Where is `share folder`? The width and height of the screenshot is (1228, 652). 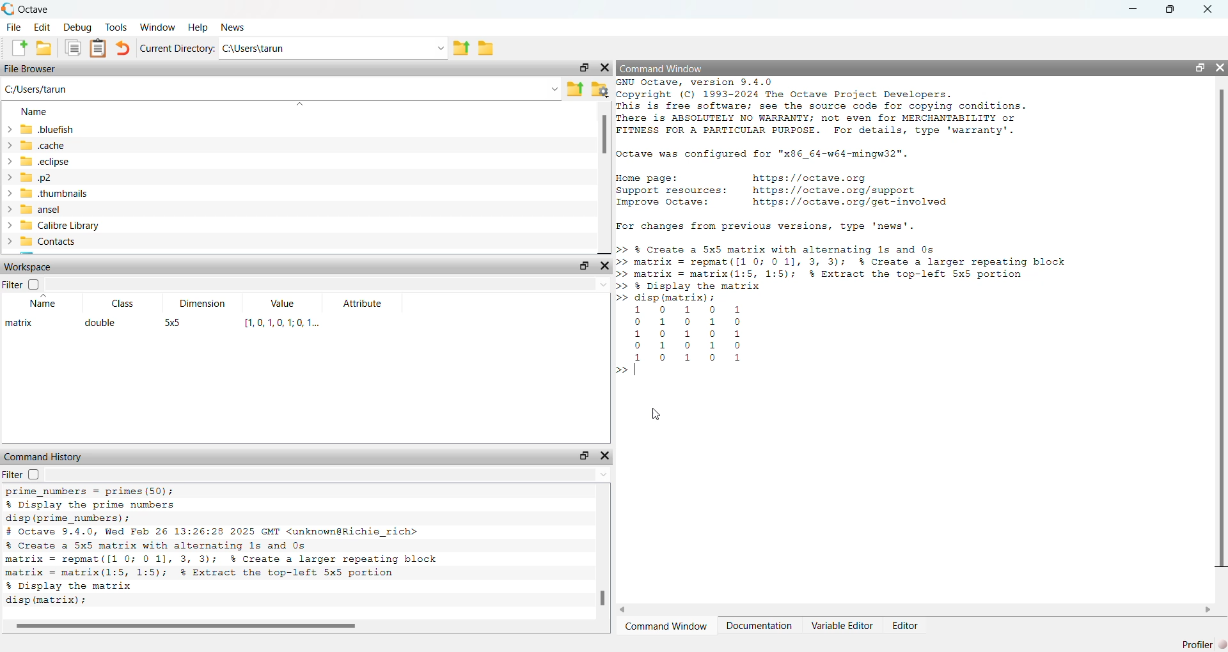
share folder is located at coordinates (460, 49).